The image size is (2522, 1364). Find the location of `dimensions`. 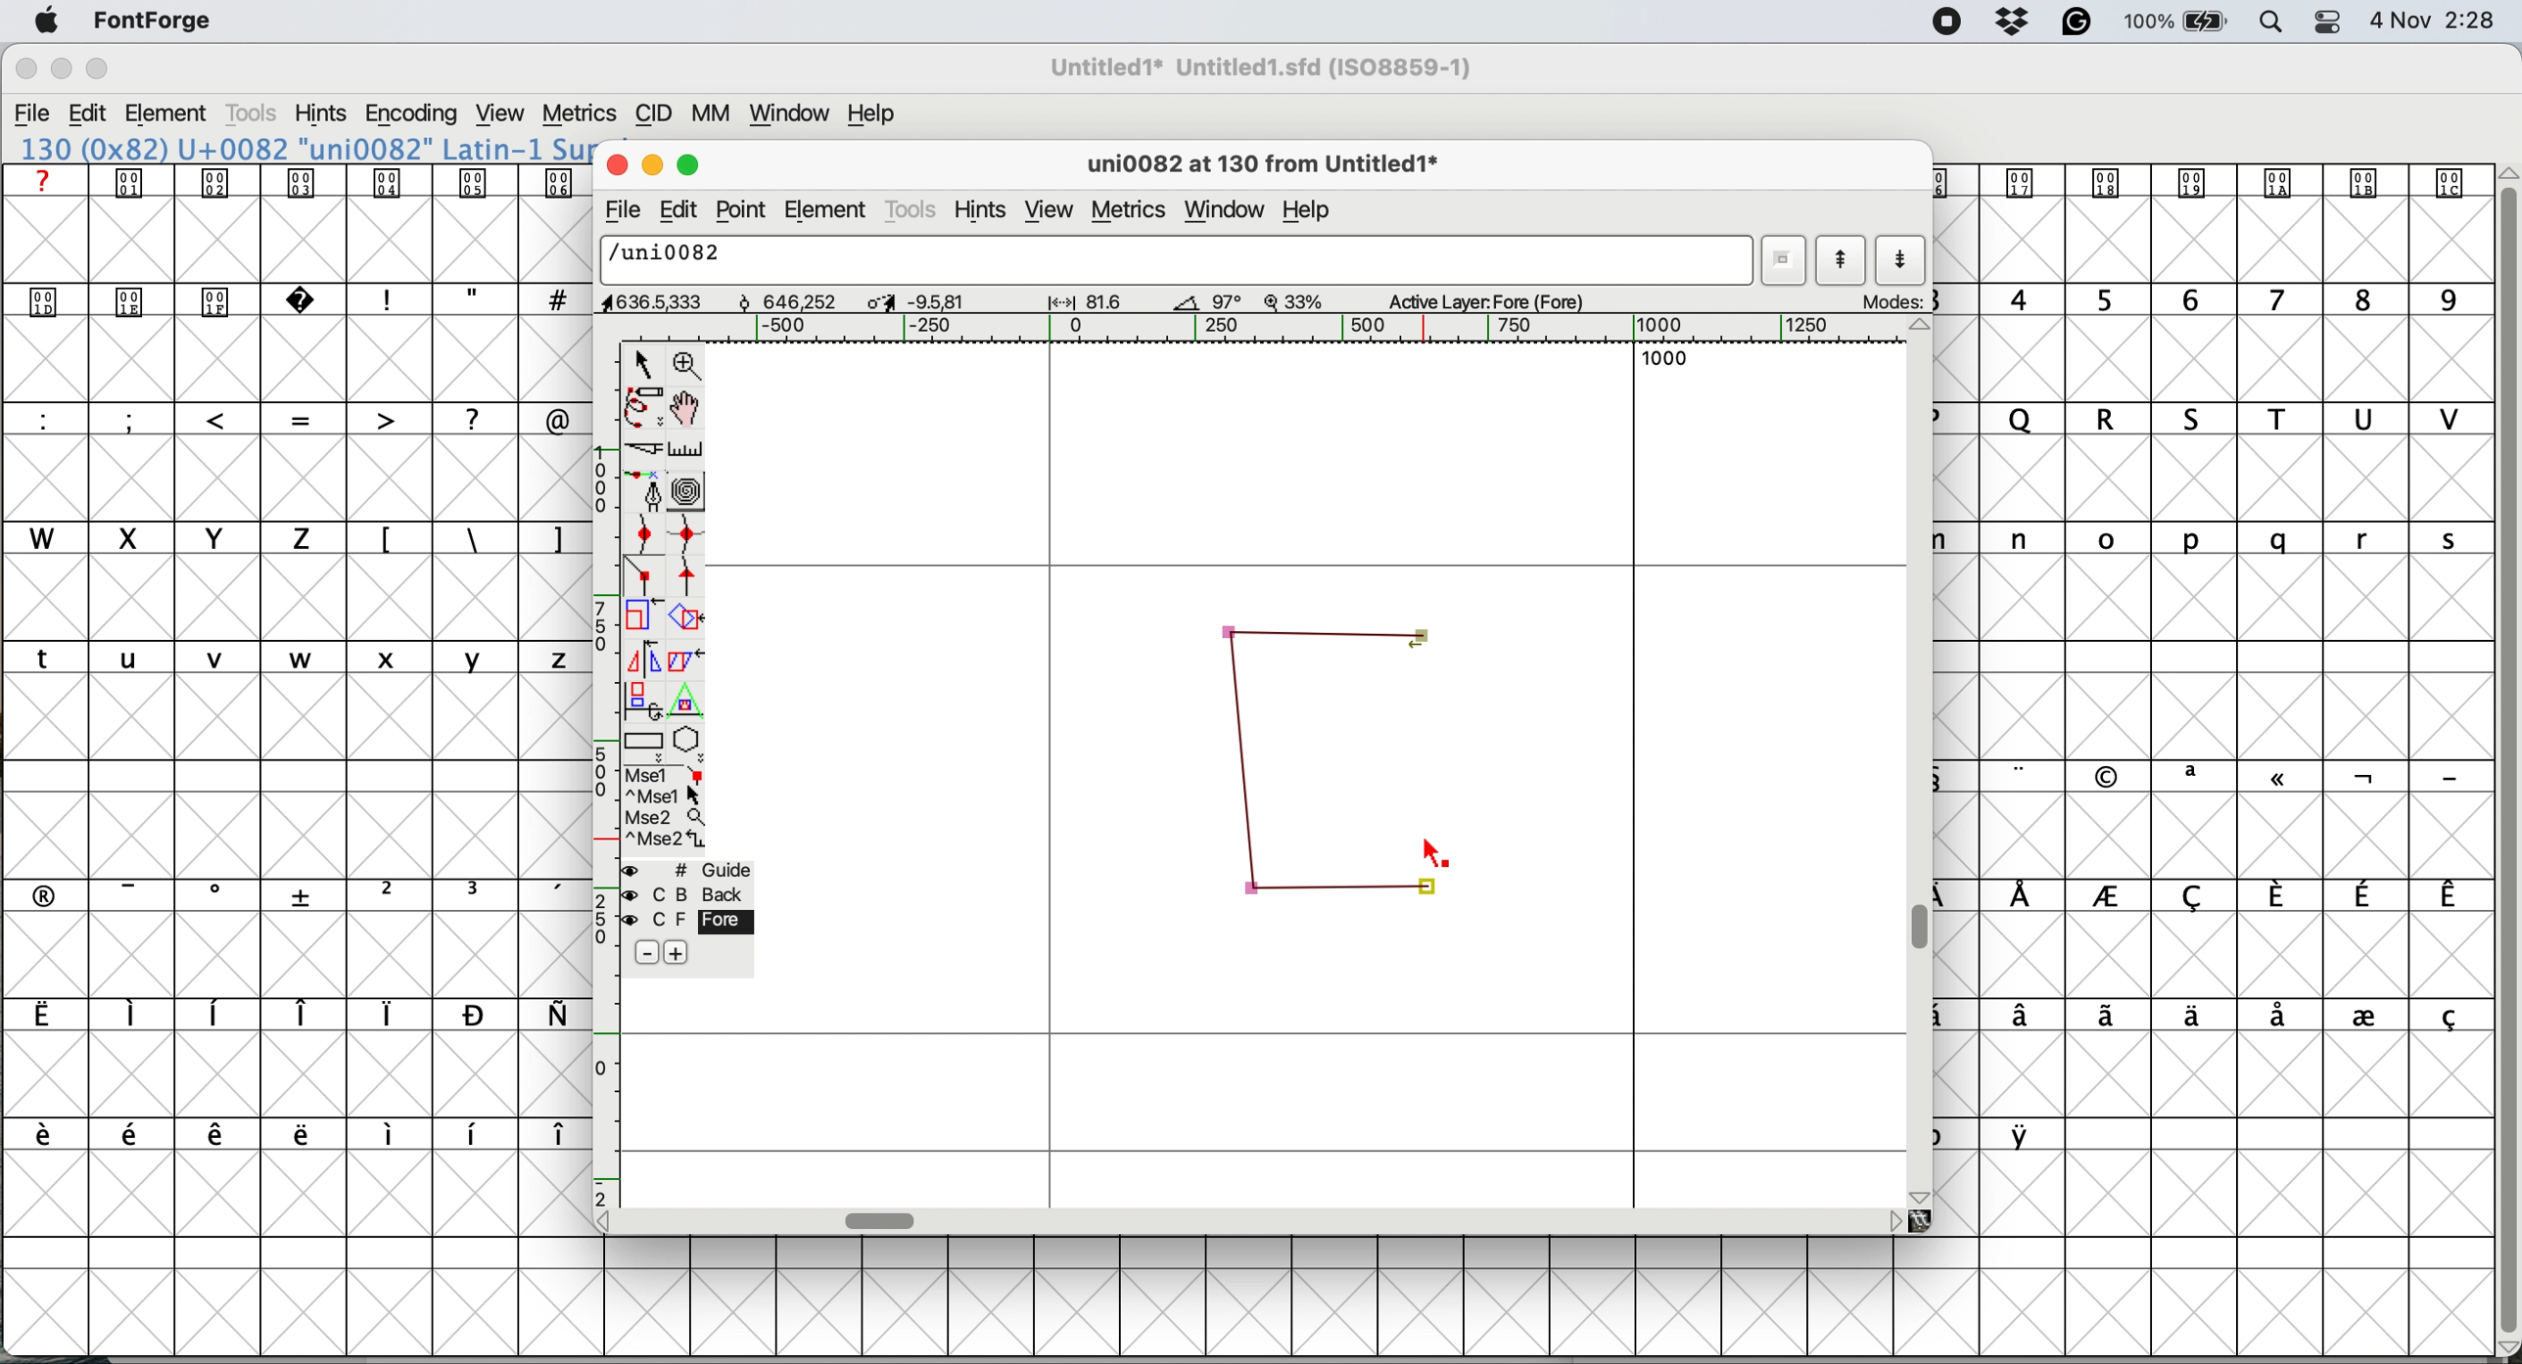

dimensions is located at coordinates (910, 300).